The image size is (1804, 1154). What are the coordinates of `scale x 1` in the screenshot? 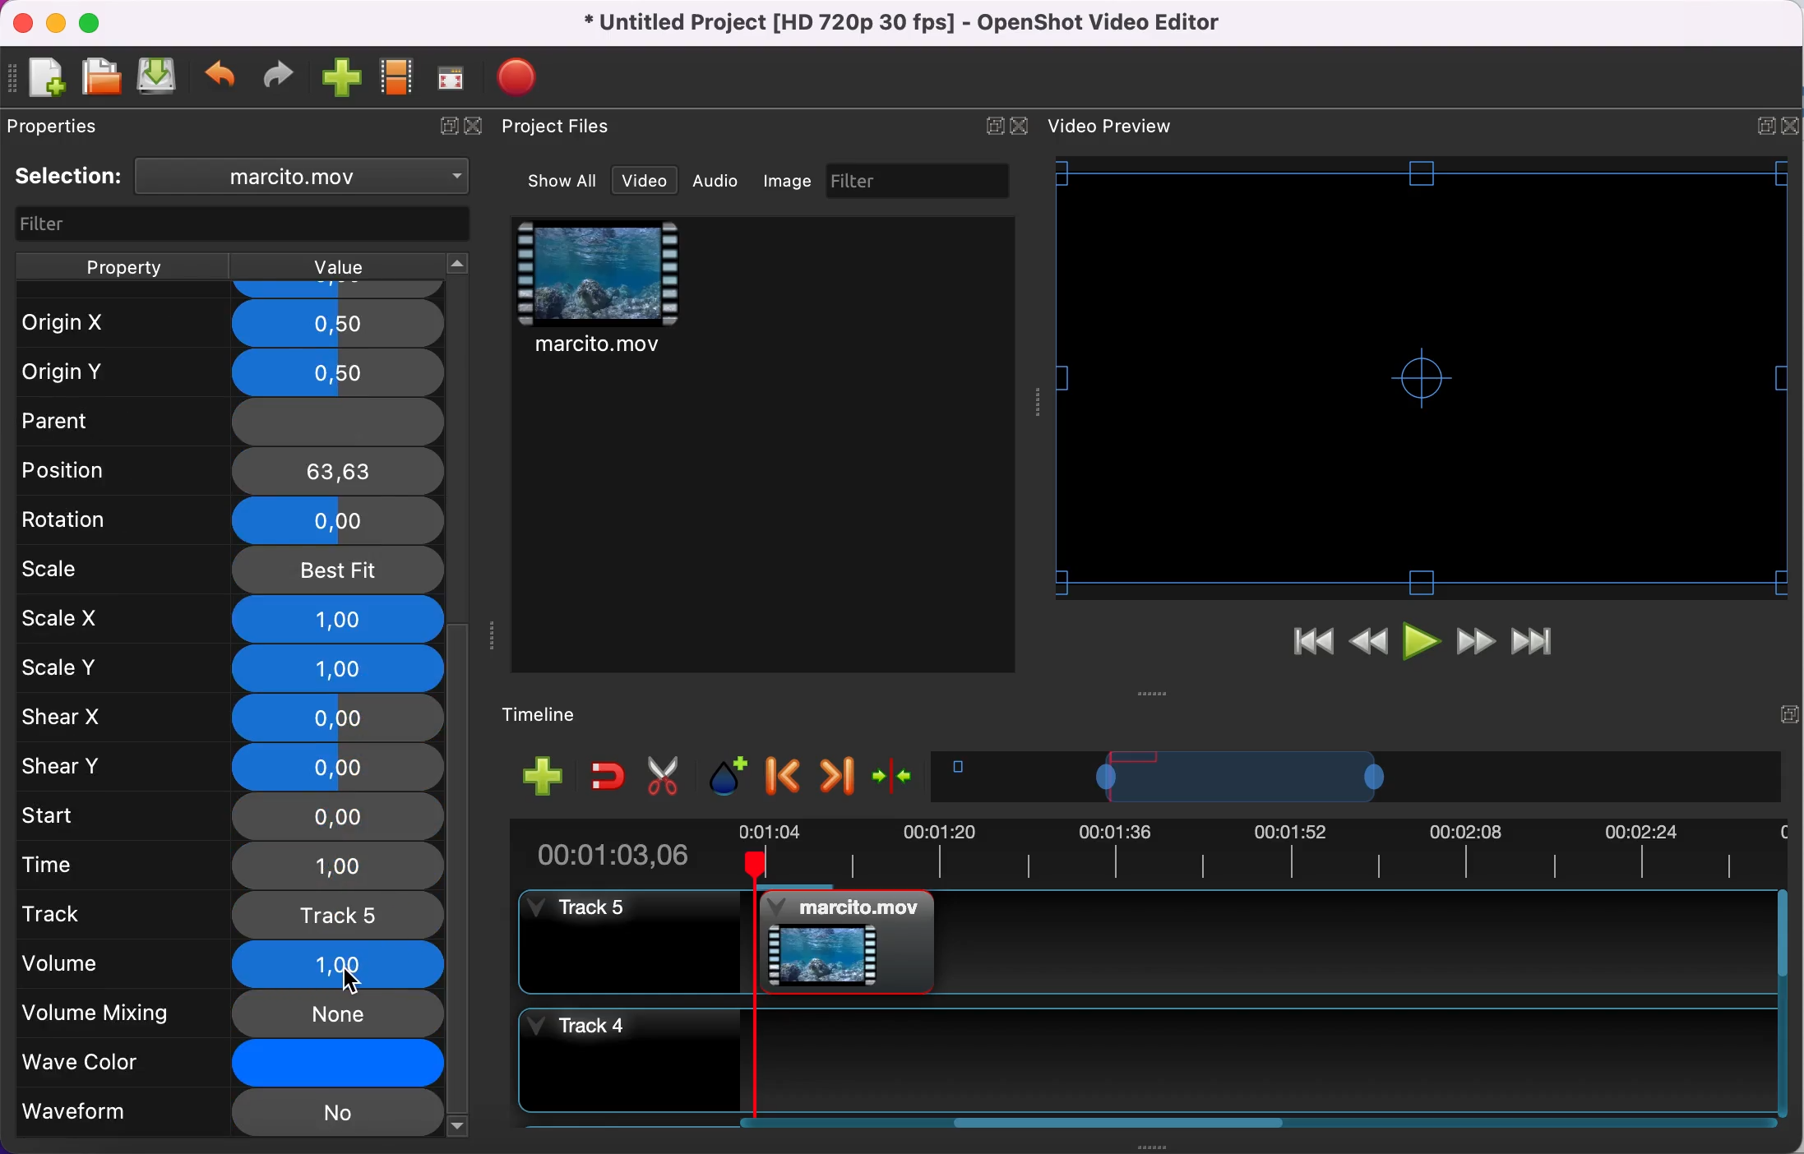 It's located at (232, 620).